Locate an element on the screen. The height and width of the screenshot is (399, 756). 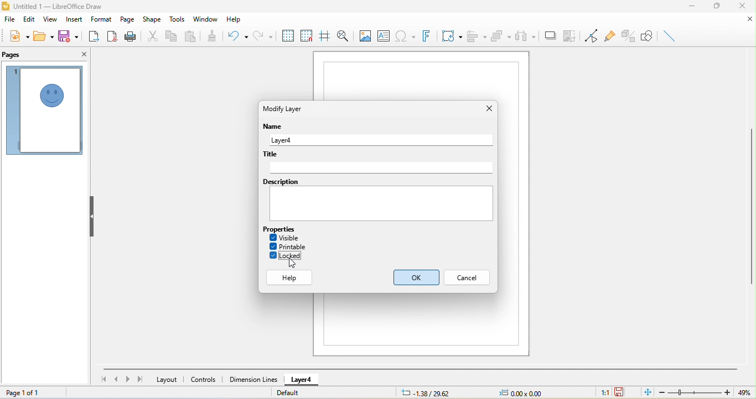
transformation is located at coordinates (452, 35).